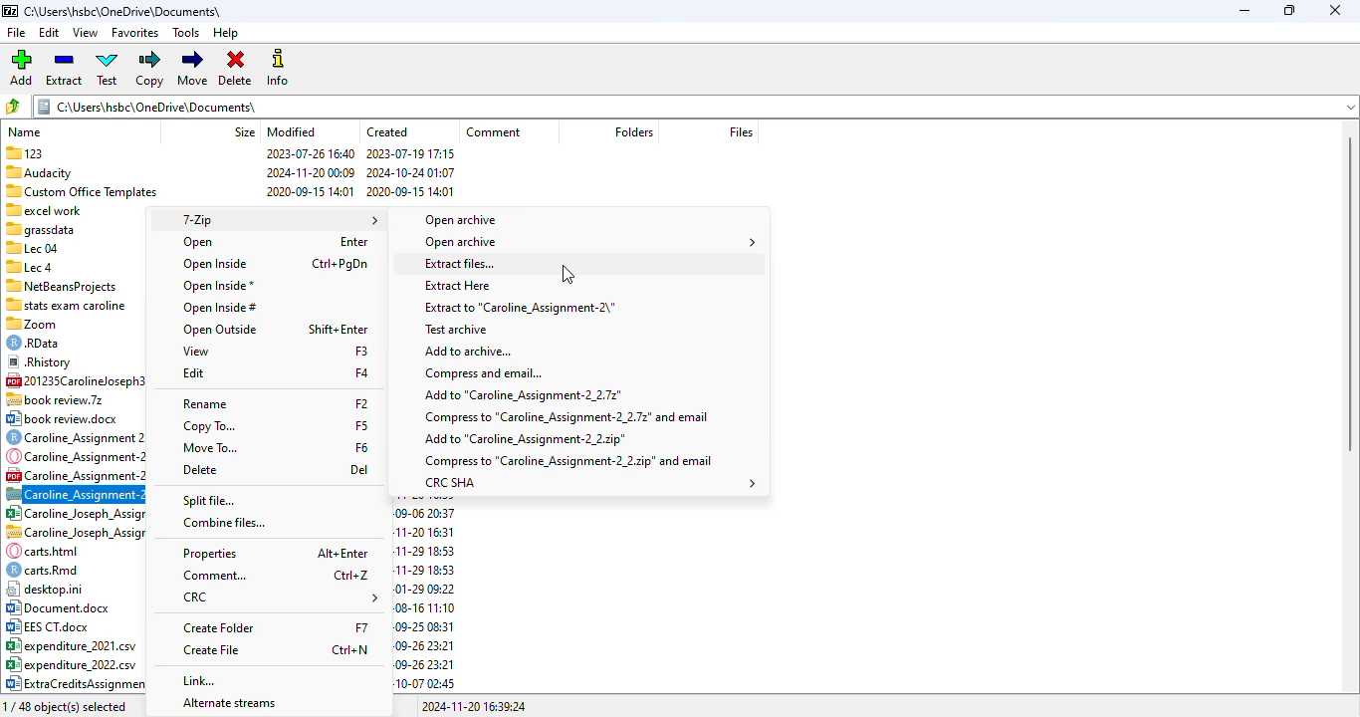 The image size is (1360, 717). What do you see at coordinates (461, 220) in the screenshot?
I see `open archive` at bounding box center [461, 220].